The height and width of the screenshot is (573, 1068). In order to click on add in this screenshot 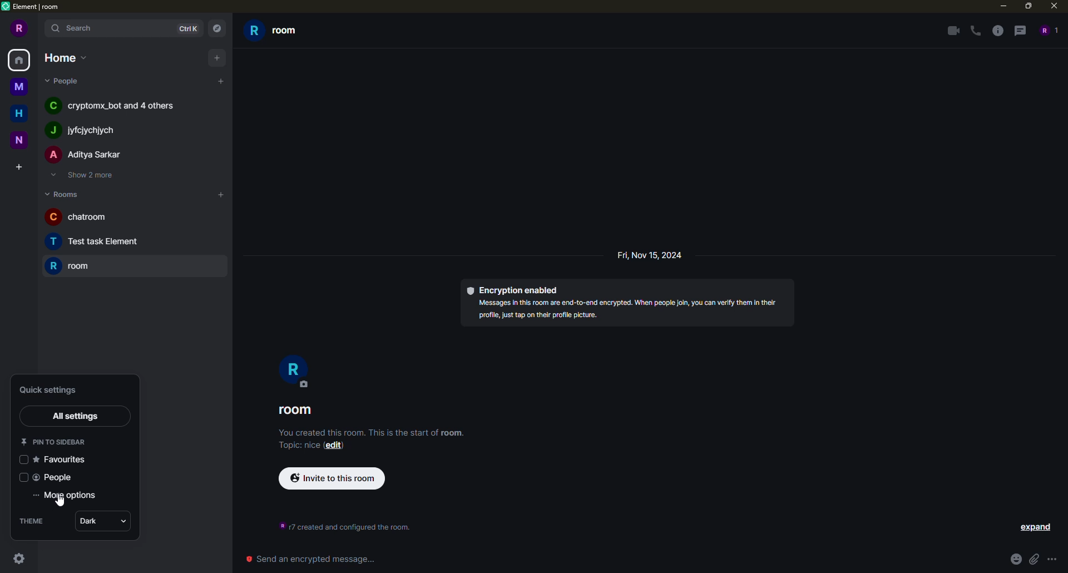, I will do `click(221, 80)`.